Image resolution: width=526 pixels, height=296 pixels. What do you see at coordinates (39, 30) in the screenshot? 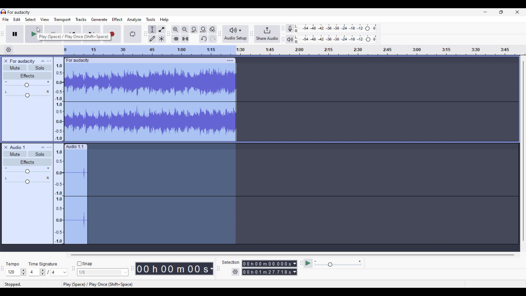
I see `Cursor position unchanged` at bounding box center [39, 30].